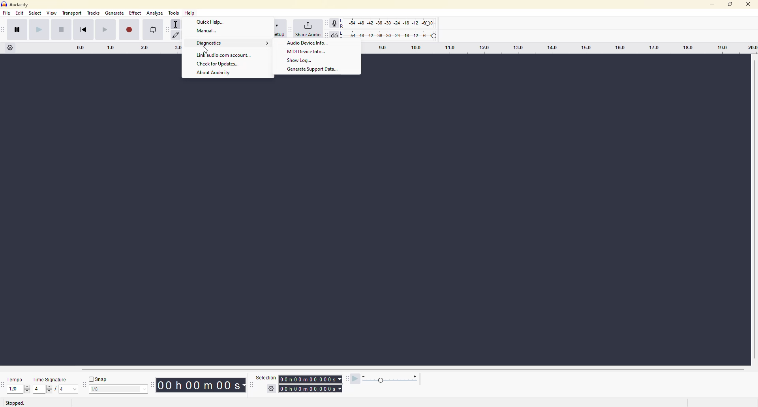 This screenshot has width=758, height=407. I want to click on minimize, so click(711, 4).